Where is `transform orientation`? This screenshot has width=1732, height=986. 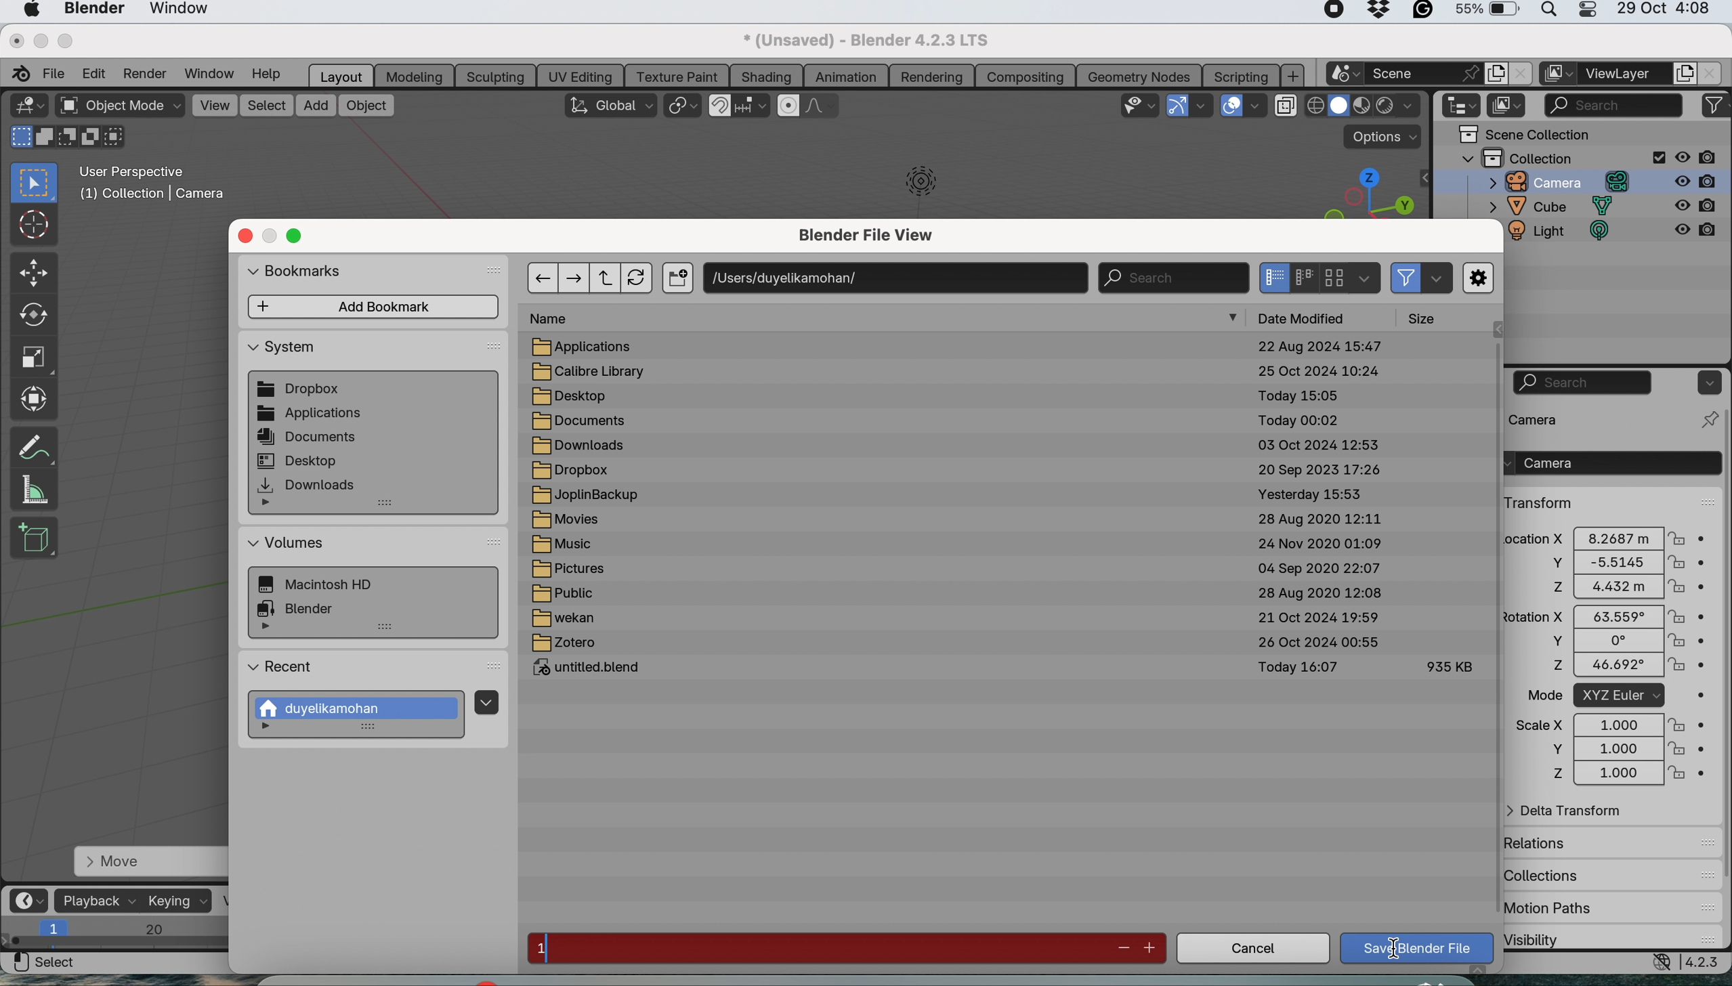 transform orientation is located at coordinates (610, 105).